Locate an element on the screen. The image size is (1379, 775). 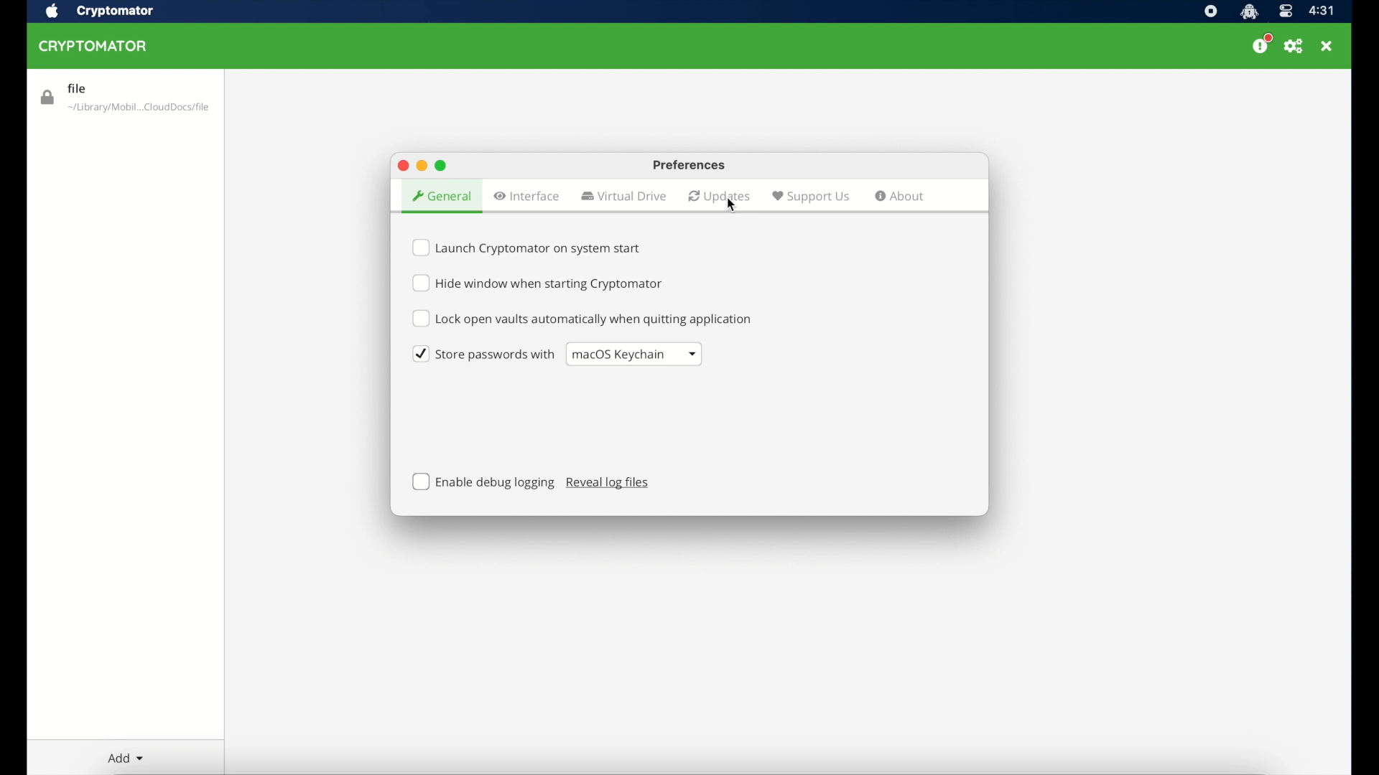
about is located at coordinates (901, 197).